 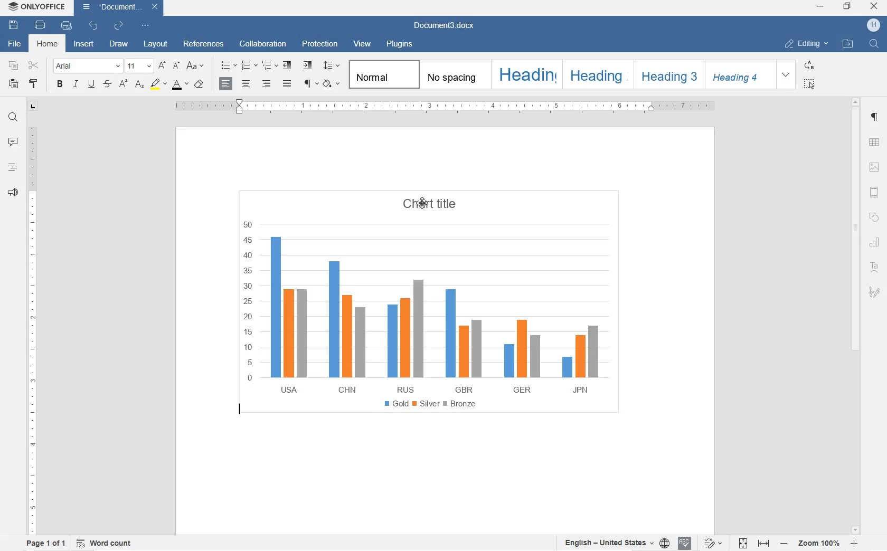 I want to click on NO SPACING, so click(x=452, y=75).